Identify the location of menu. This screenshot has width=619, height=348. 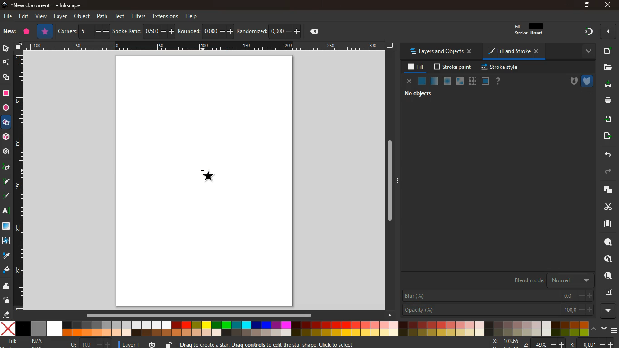
(614, 330).